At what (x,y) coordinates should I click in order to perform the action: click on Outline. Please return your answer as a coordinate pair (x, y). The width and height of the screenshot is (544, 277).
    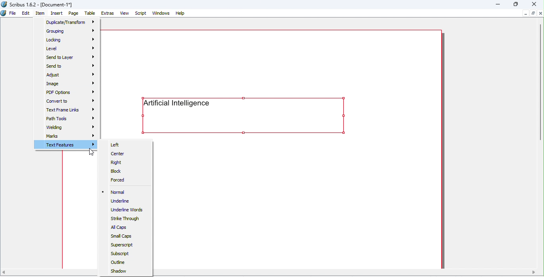
    Looking at the image, I should click on (119, 263).